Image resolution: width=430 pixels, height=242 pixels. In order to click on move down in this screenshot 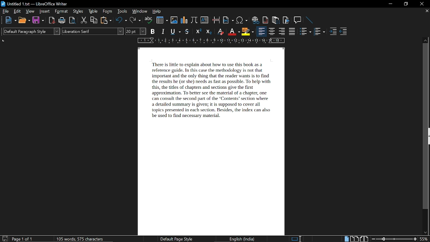, I will do `click(424, 233)`.